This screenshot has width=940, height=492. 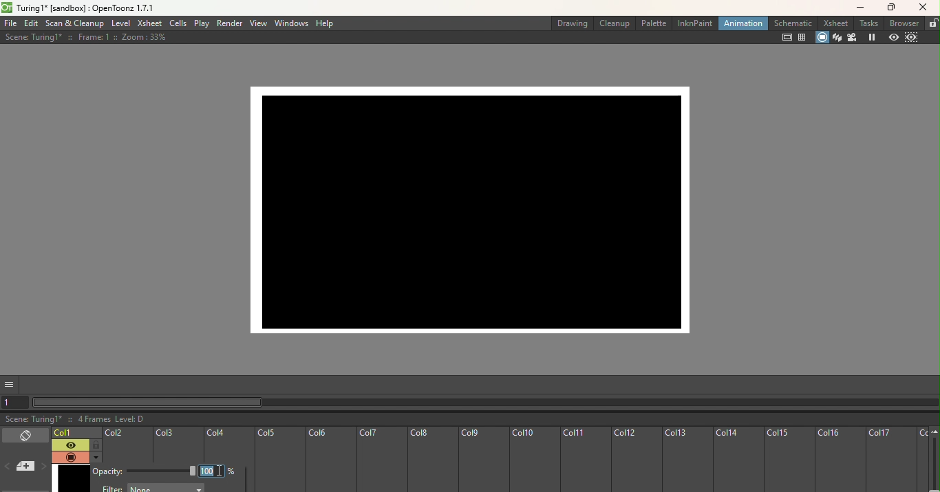 I want to click on Play, so click(x=202, y=24).